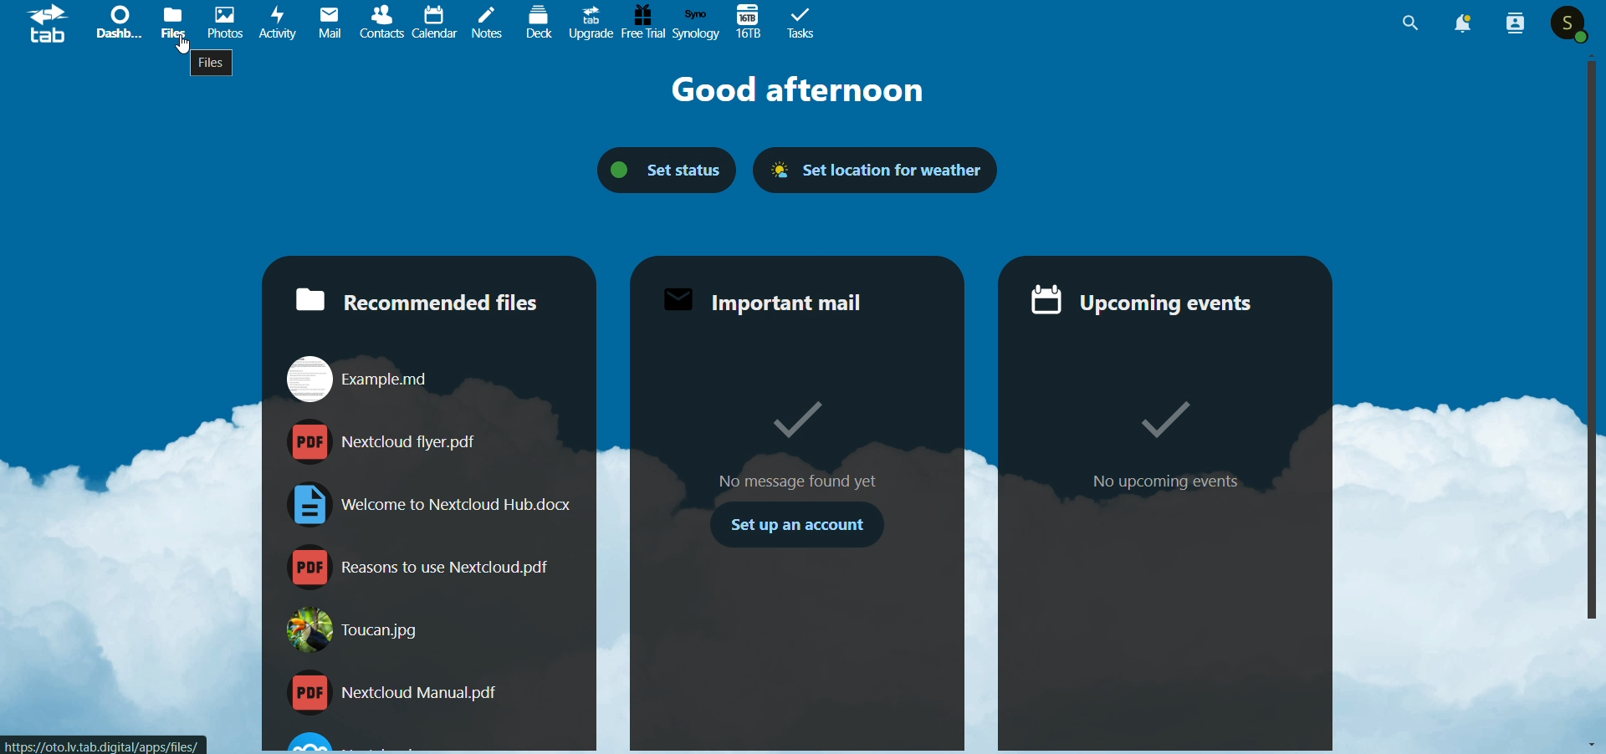  Describe the element at coordinates (805, 441) in the screenshot. I see `no message found yet` at that location.